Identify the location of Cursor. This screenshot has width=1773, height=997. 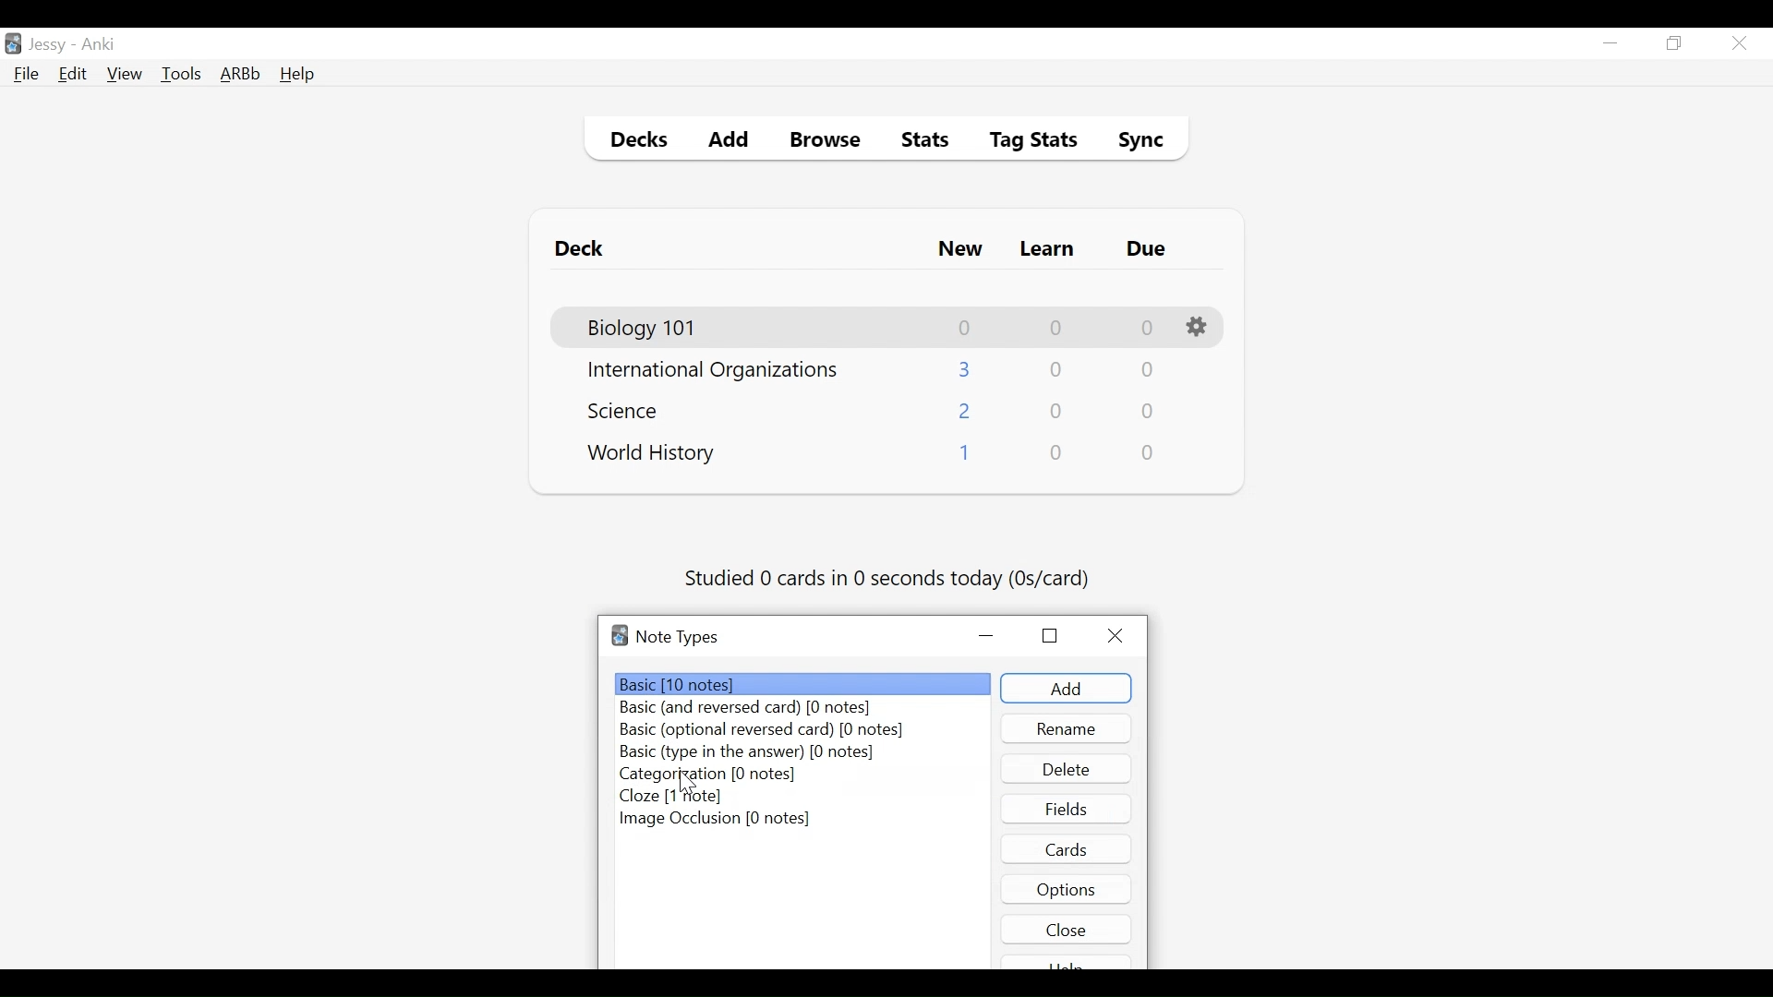
(688, 783).